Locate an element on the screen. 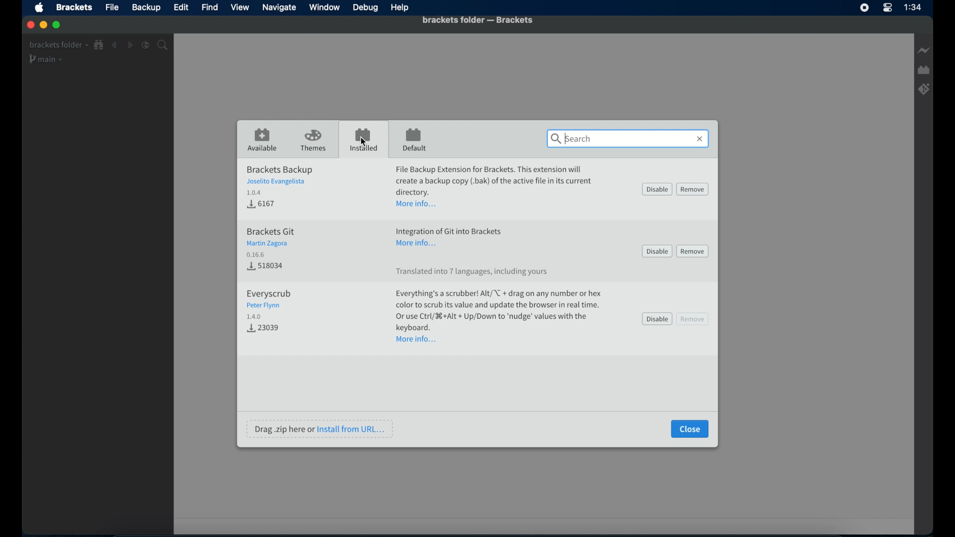 This screenshot has width=955, height=537. Navigate is located at coordinates (279, 8).